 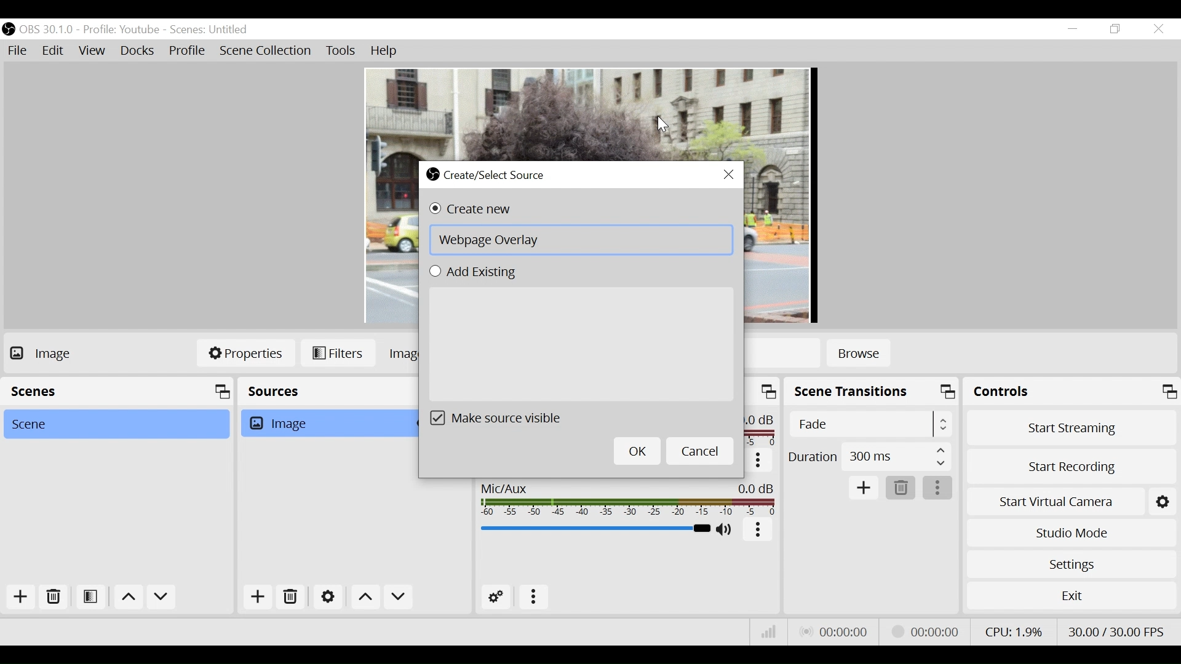 What do you see at coordinates (316, 393) in the screenshot?
I see `Sources` at bounding box center [316, 393].